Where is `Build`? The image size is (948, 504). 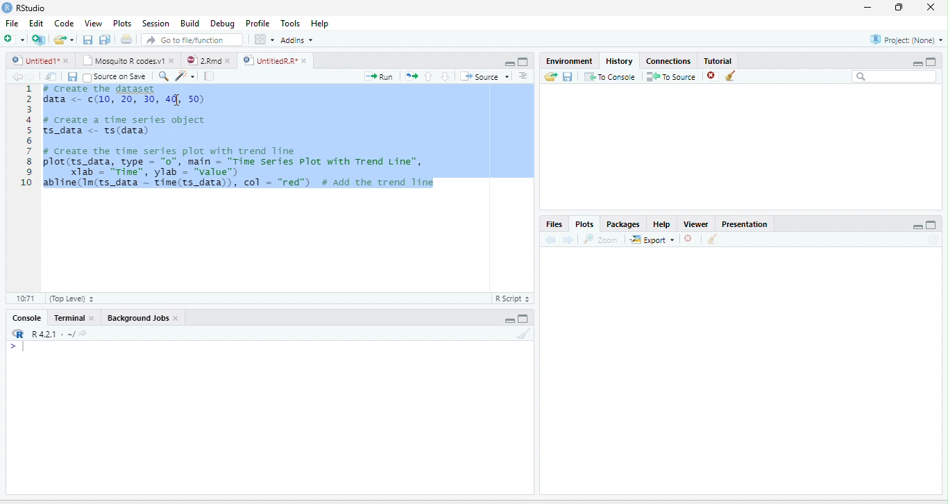 Build is located at coordinates (189, 23).